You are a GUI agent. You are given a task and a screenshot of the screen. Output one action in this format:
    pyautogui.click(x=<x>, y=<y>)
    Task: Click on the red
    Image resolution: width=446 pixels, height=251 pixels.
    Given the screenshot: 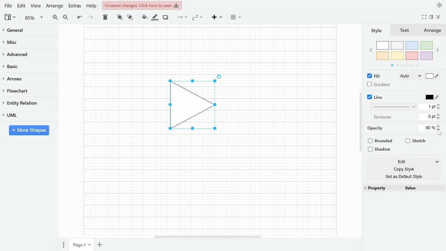 What is the action you would take?
    pyautogui.click(x=412, y=56)
    